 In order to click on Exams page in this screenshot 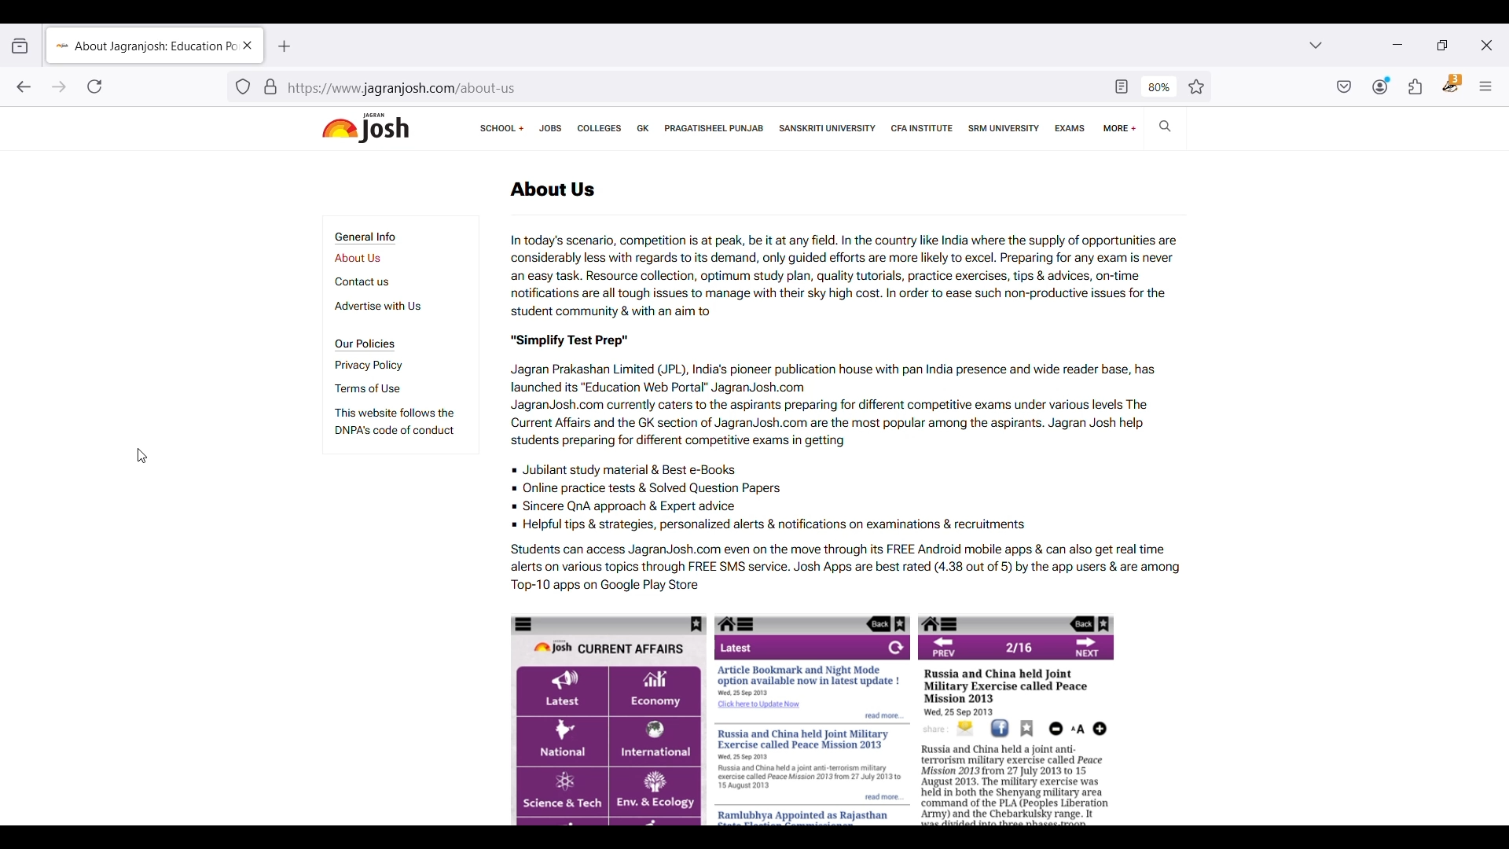, I will do `click(1070, 127)`.